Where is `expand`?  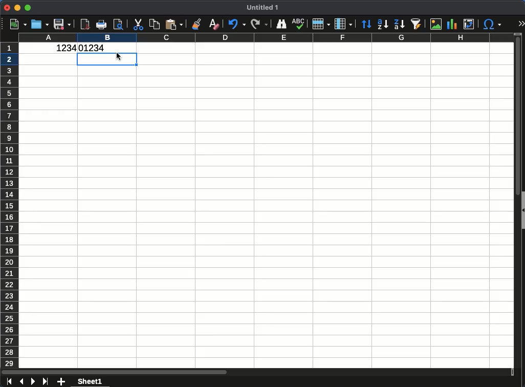
expand is located at coordinates (520, 24).